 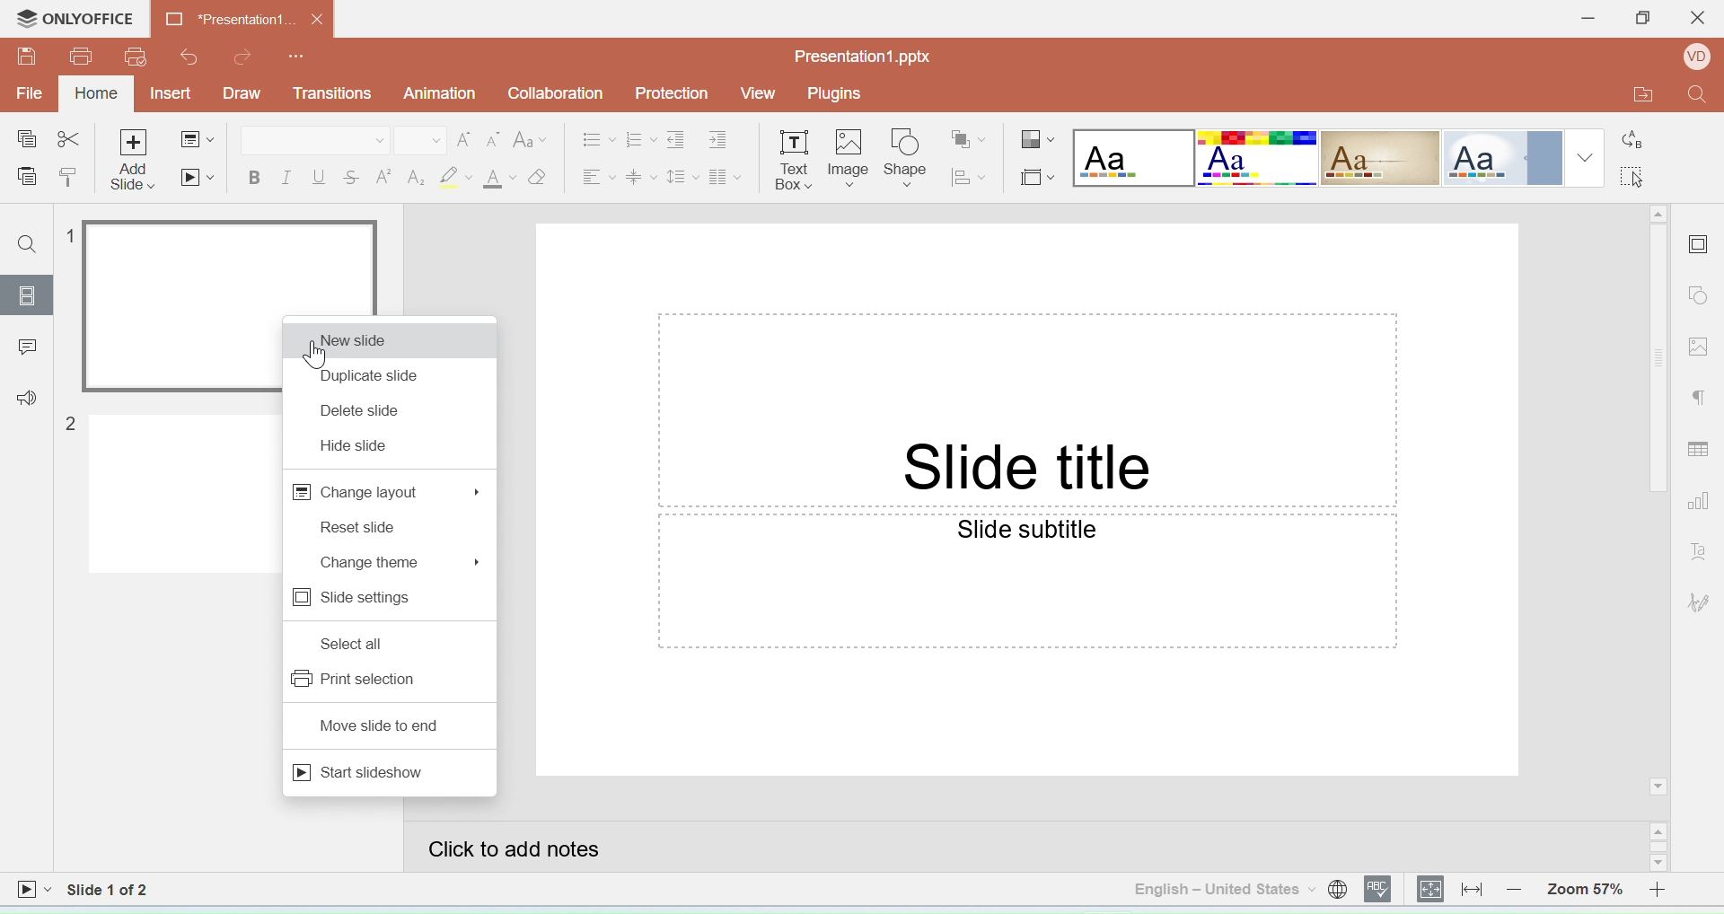 I want to click on slide 2, so click(x=164, y=497).